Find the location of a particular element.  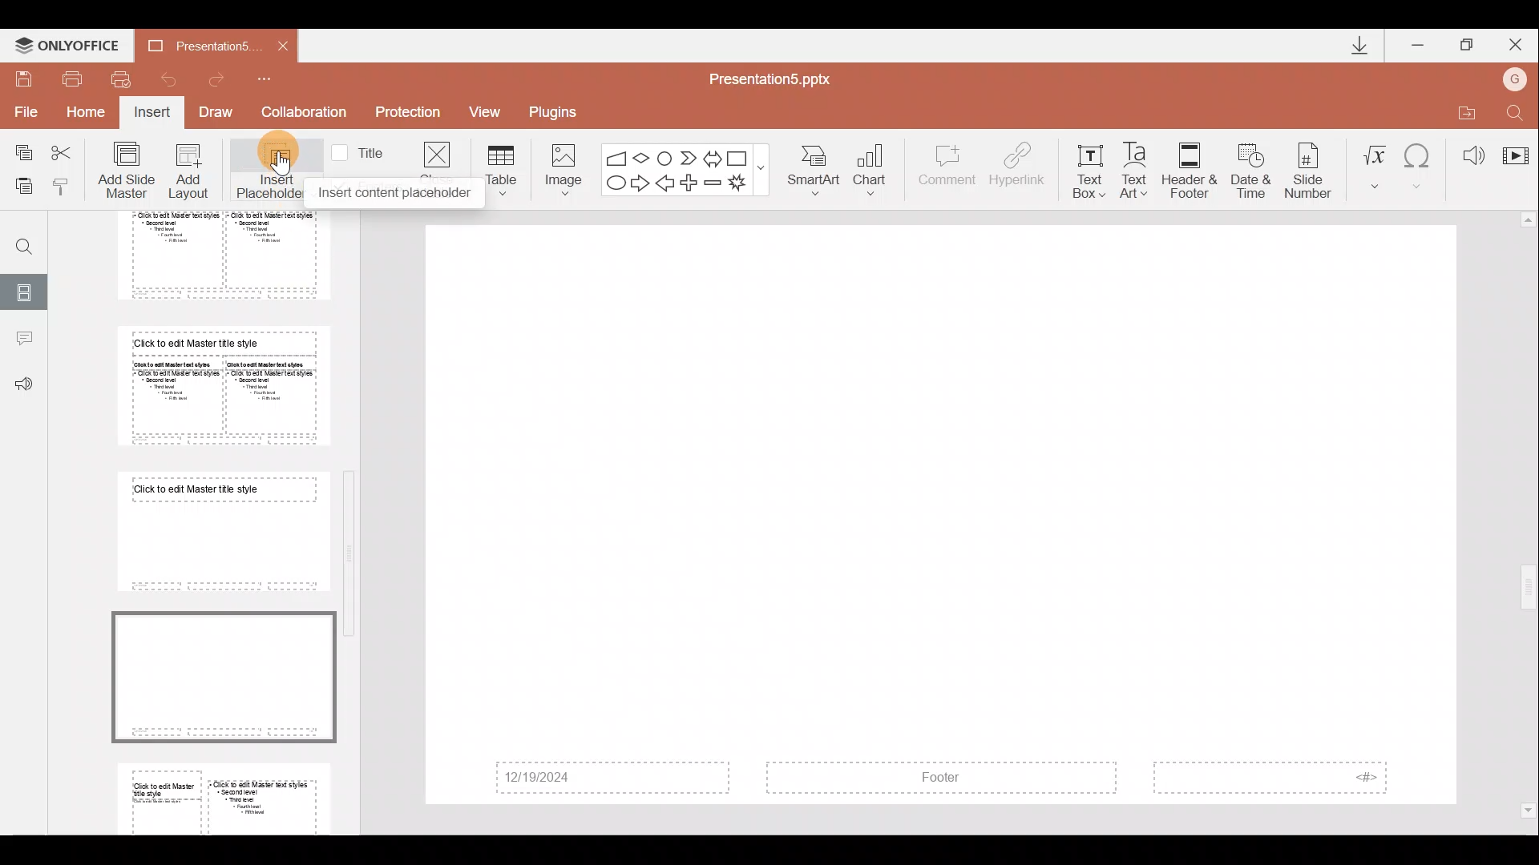

Slide 9 is located at coordinates (227, 795).